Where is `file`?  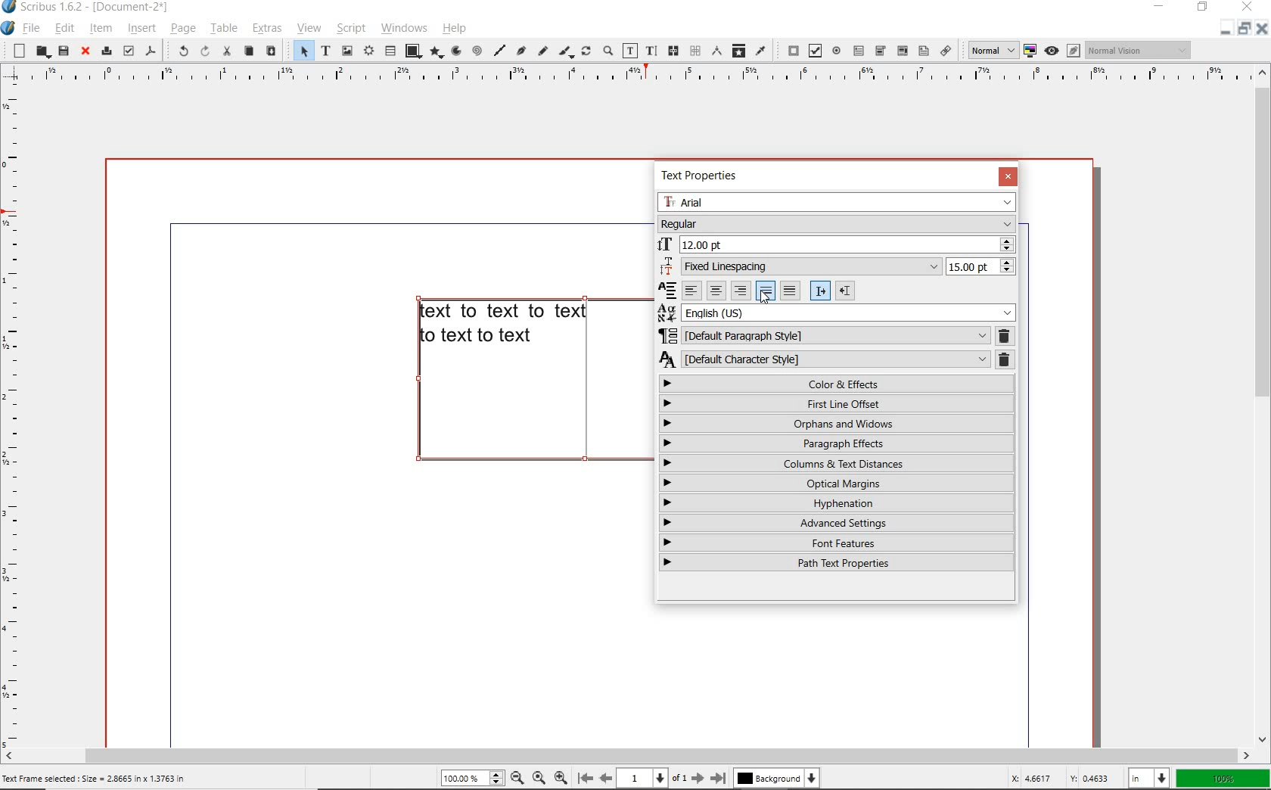
file is located at coordinates (30, 30).